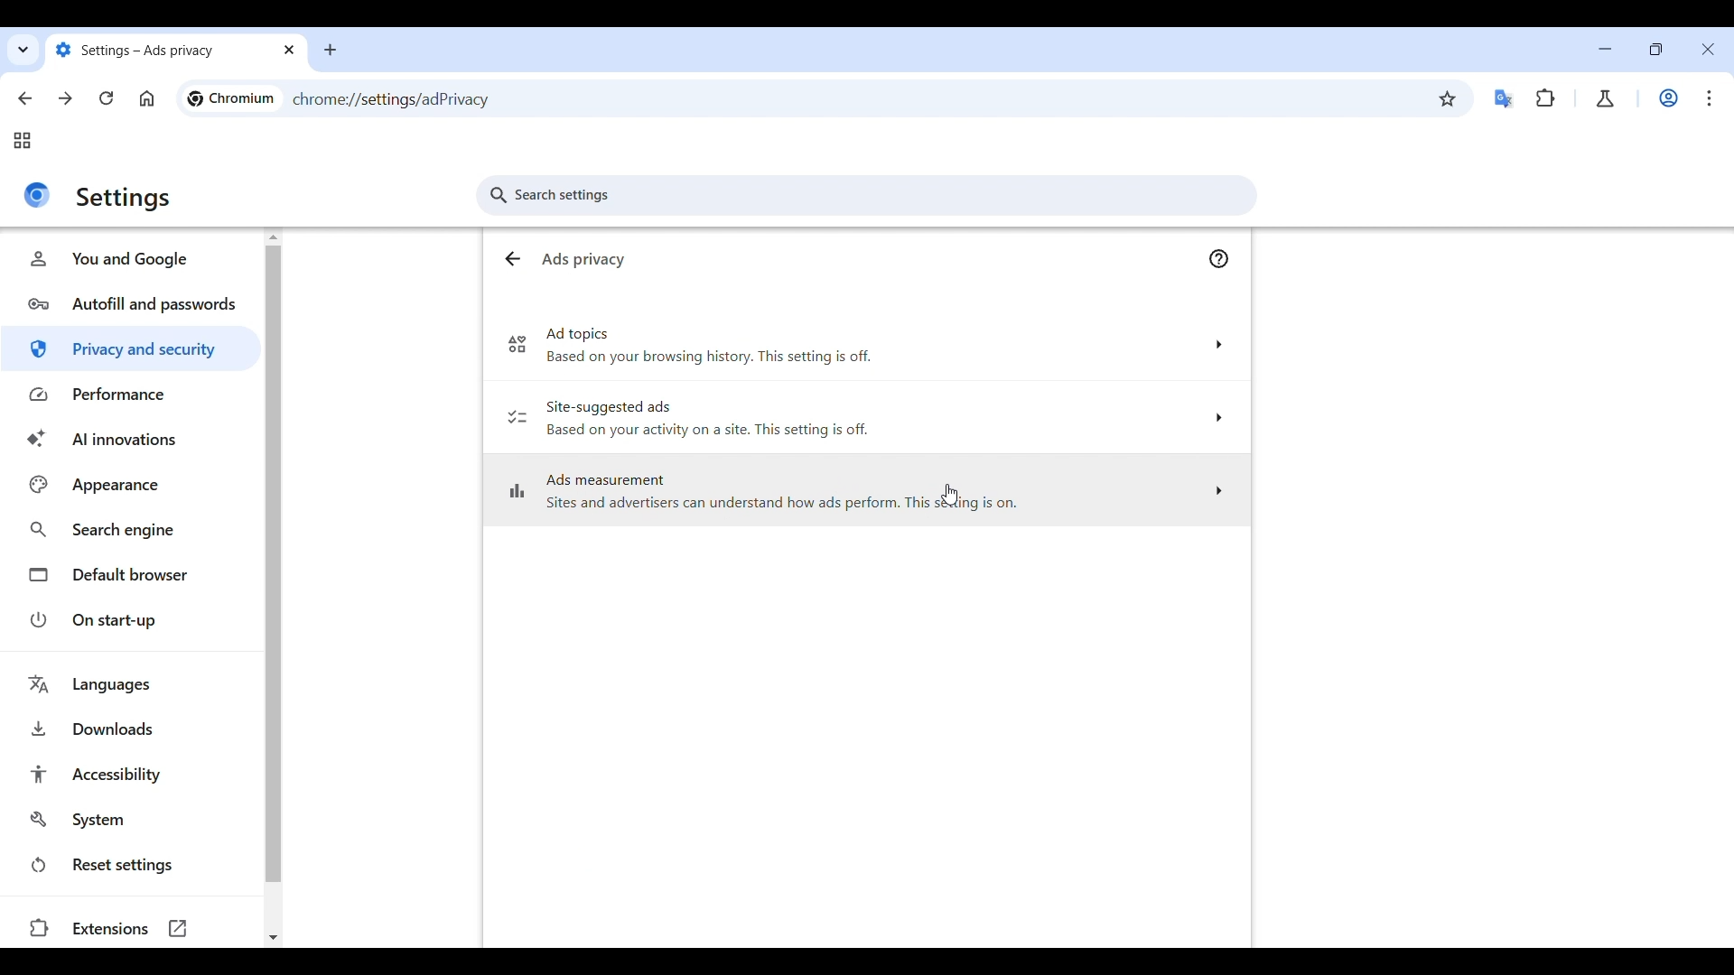 Image resolution: width=1734 pixels, height=975 pixels. What do you see at coordinates (330, 50) in the screenshot?
I see `Add new tab` at bounding box center [330, 50].